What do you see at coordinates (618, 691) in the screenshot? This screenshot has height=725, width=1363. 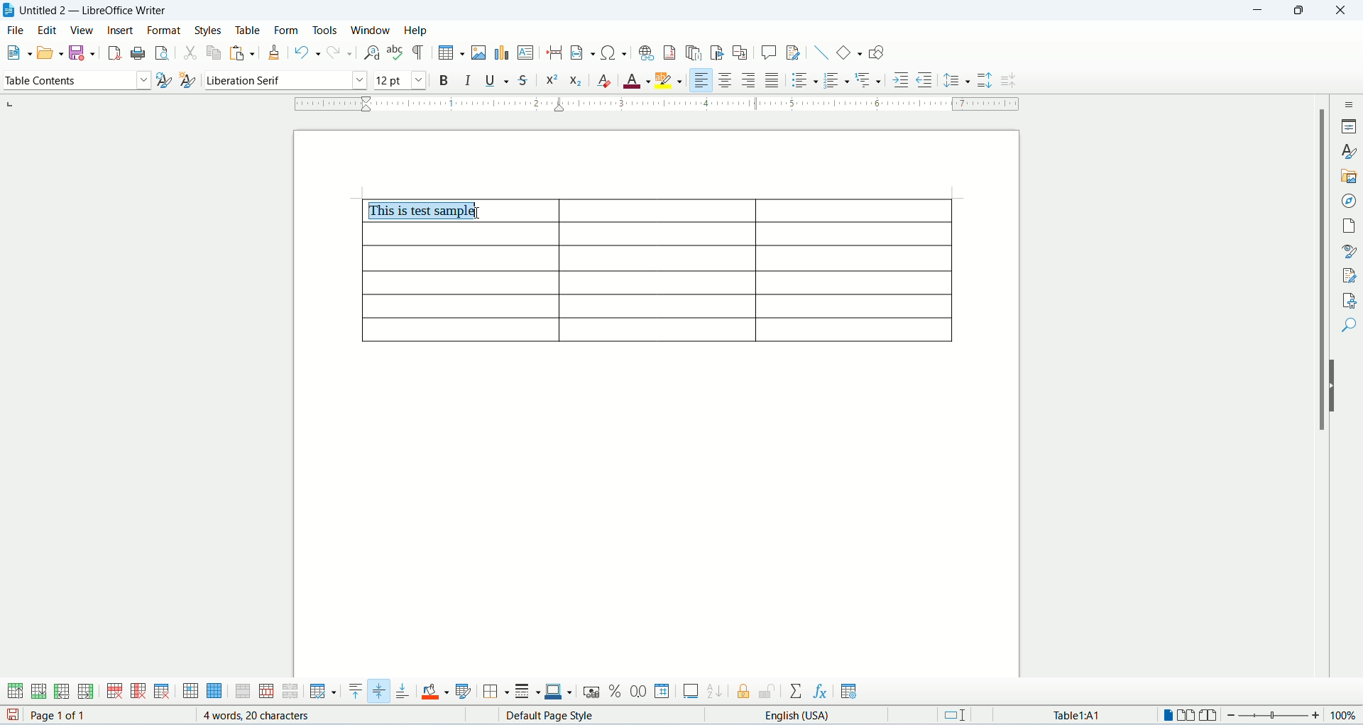 I see `percent format` at bounding box center [618, 691].